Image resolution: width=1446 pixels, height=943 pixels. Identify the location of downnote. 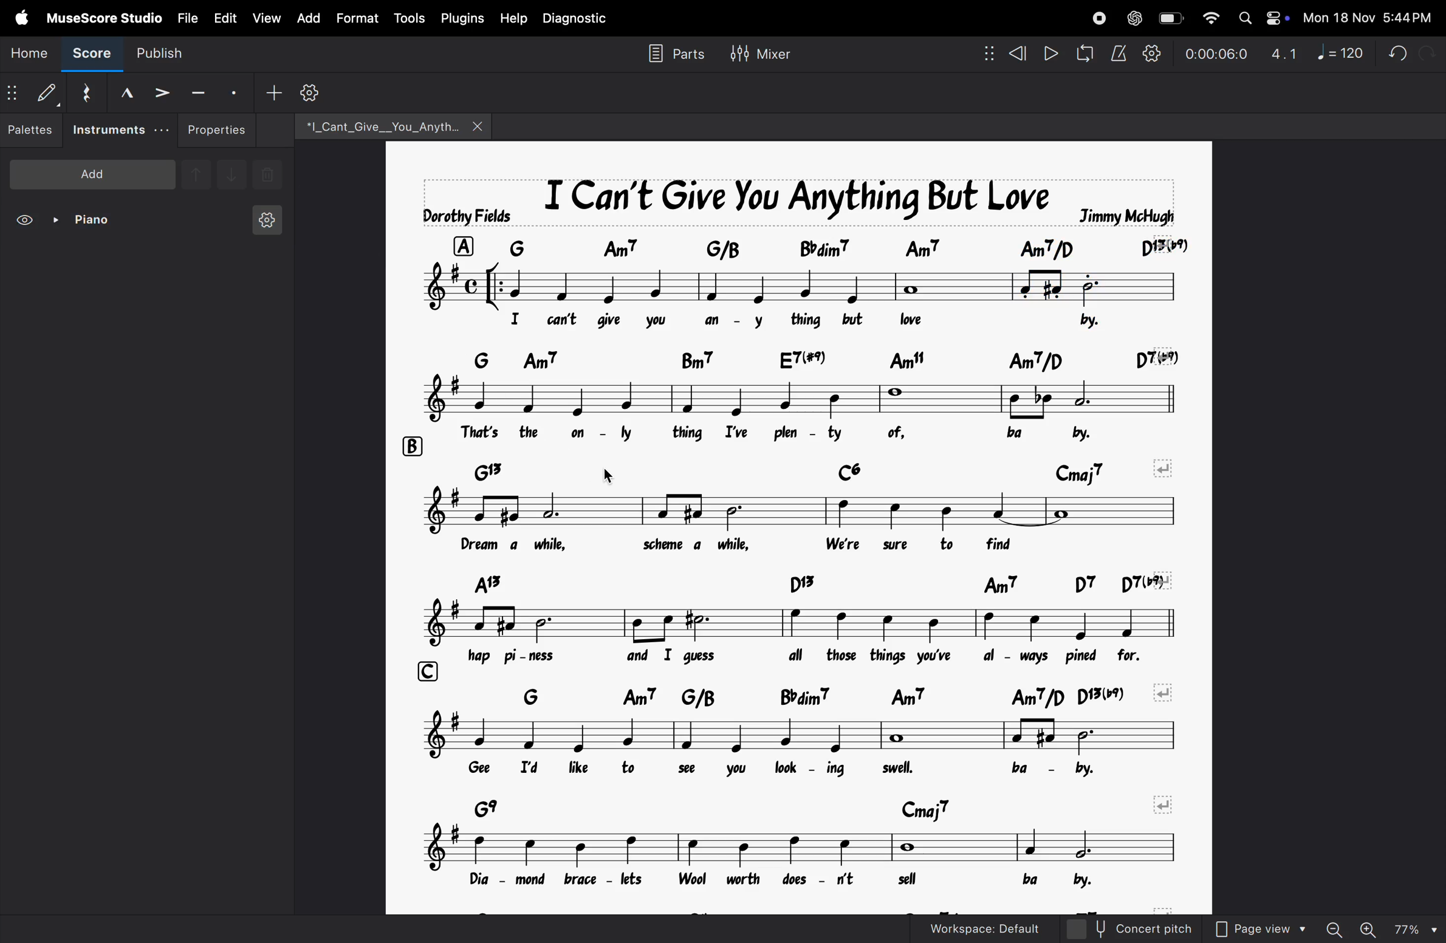
(230, 175).